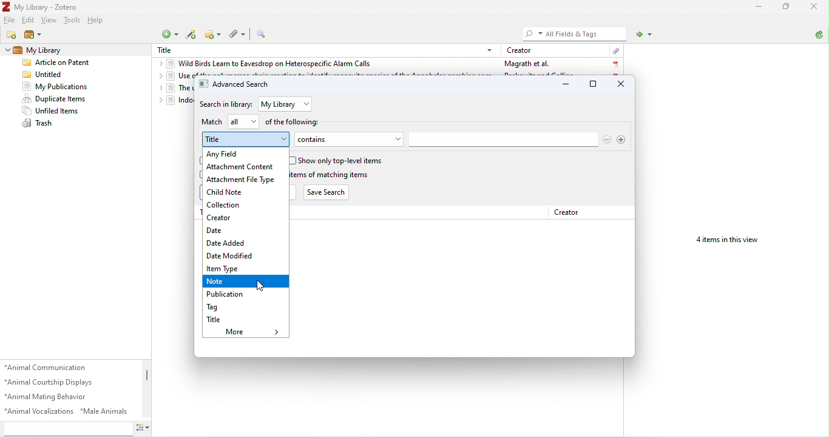 This screenshot has width=829, height=438. What do you see at coordinates (27, 19) in the screenshot?
I see `edit` at bounding box center [27, 19].